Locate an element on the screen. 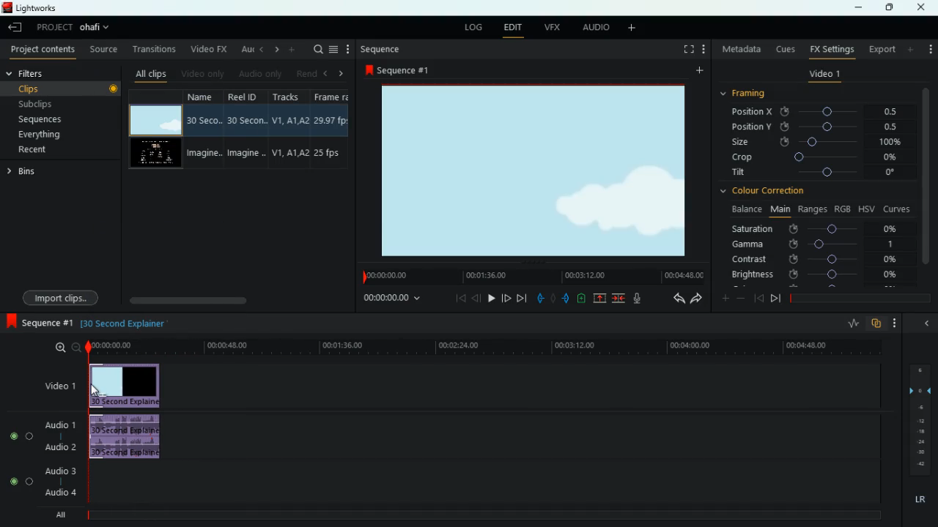  project is located at coordinates (75, 27).